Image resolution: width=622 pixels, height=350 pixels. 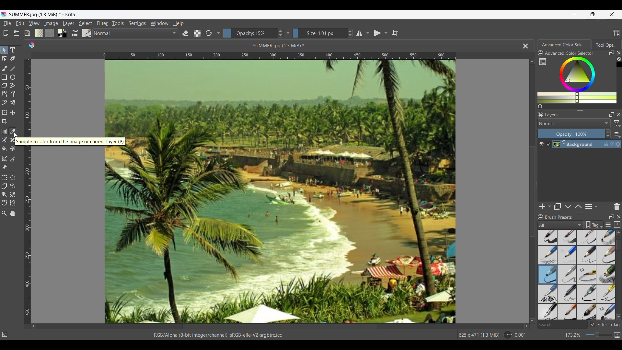 I want to click on Smart patch tool, so click(x=13, y=140).